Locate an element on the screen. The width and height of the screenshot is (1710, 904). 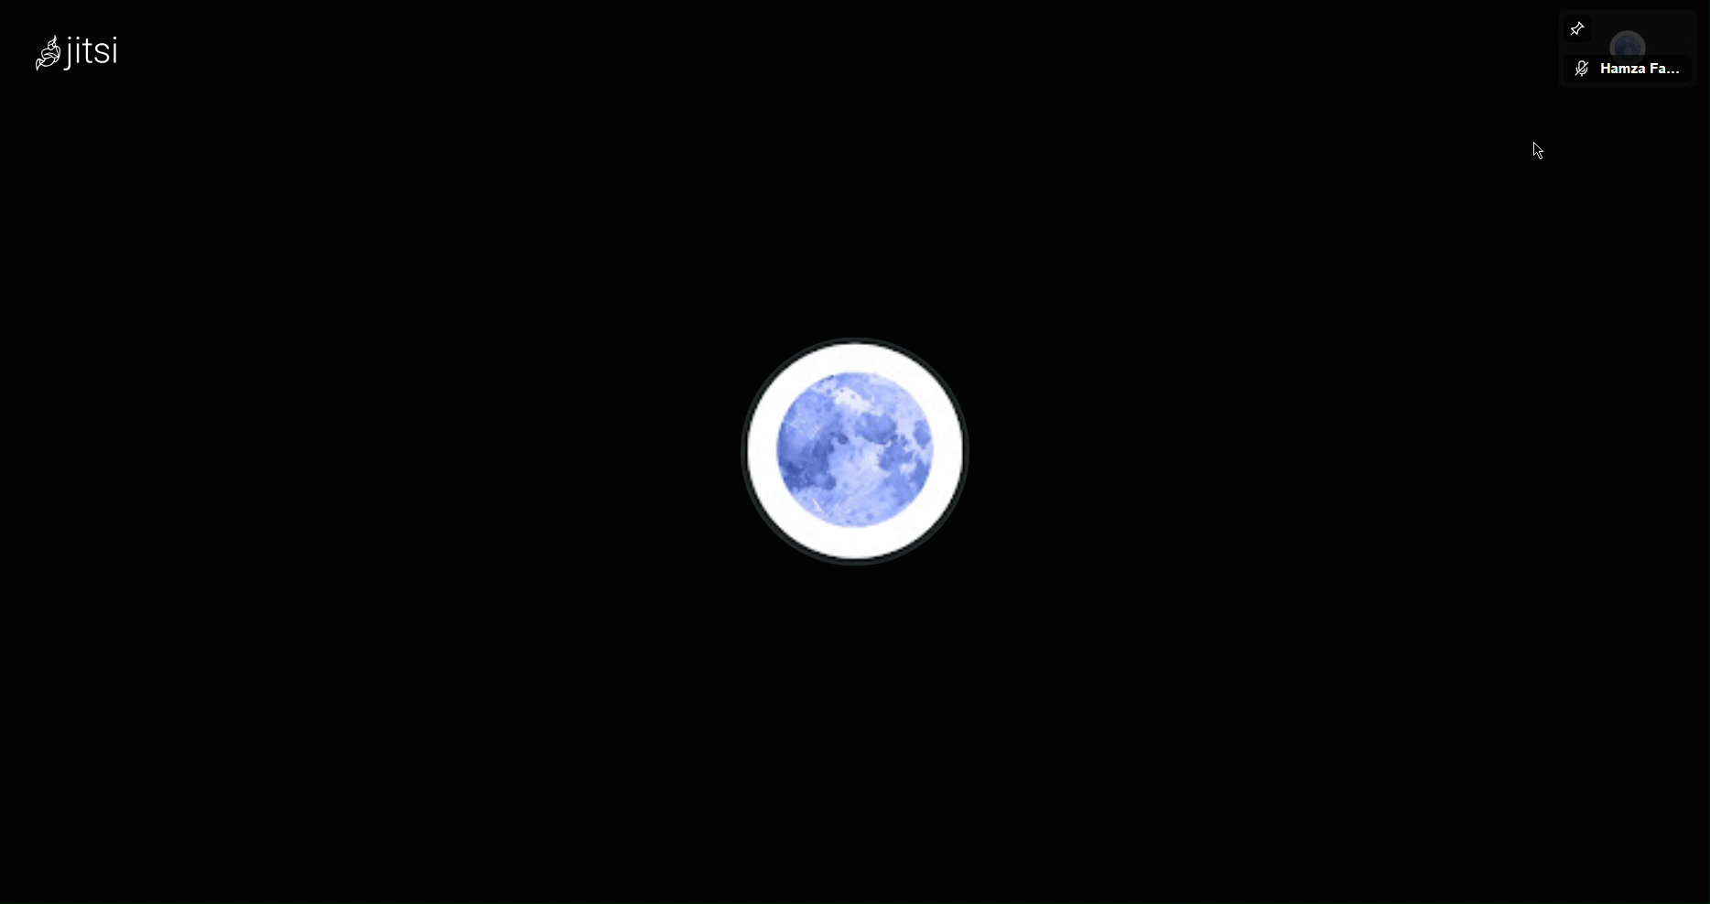
Cursor is located at coordinates (1535, 148).